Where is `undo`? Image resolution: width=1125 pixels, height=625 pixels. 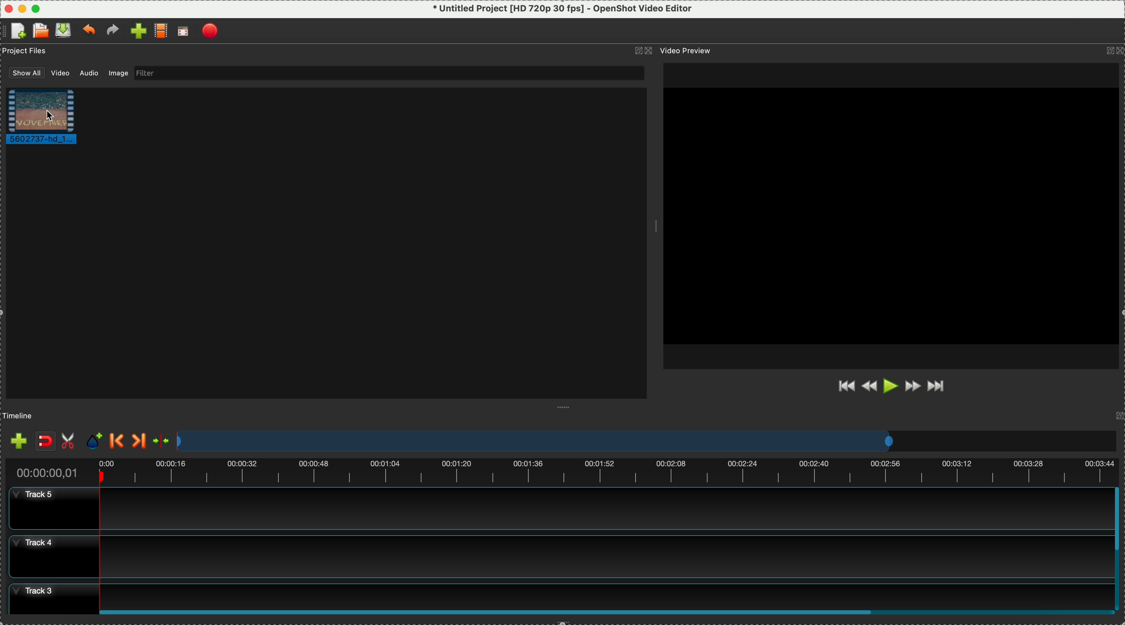
undo is located at coordinates (88, 31).